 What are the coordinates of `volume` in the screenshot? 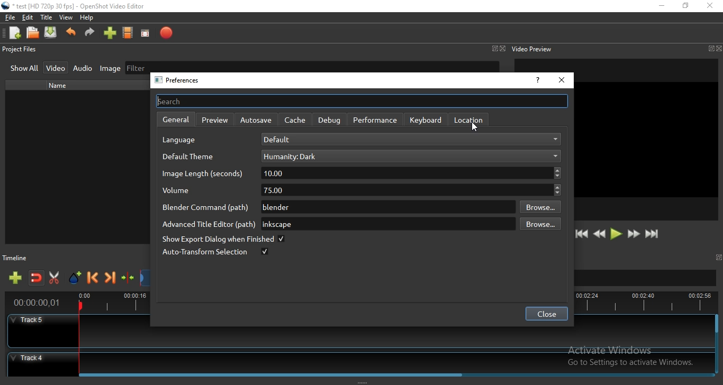 It's located at (185, 192).